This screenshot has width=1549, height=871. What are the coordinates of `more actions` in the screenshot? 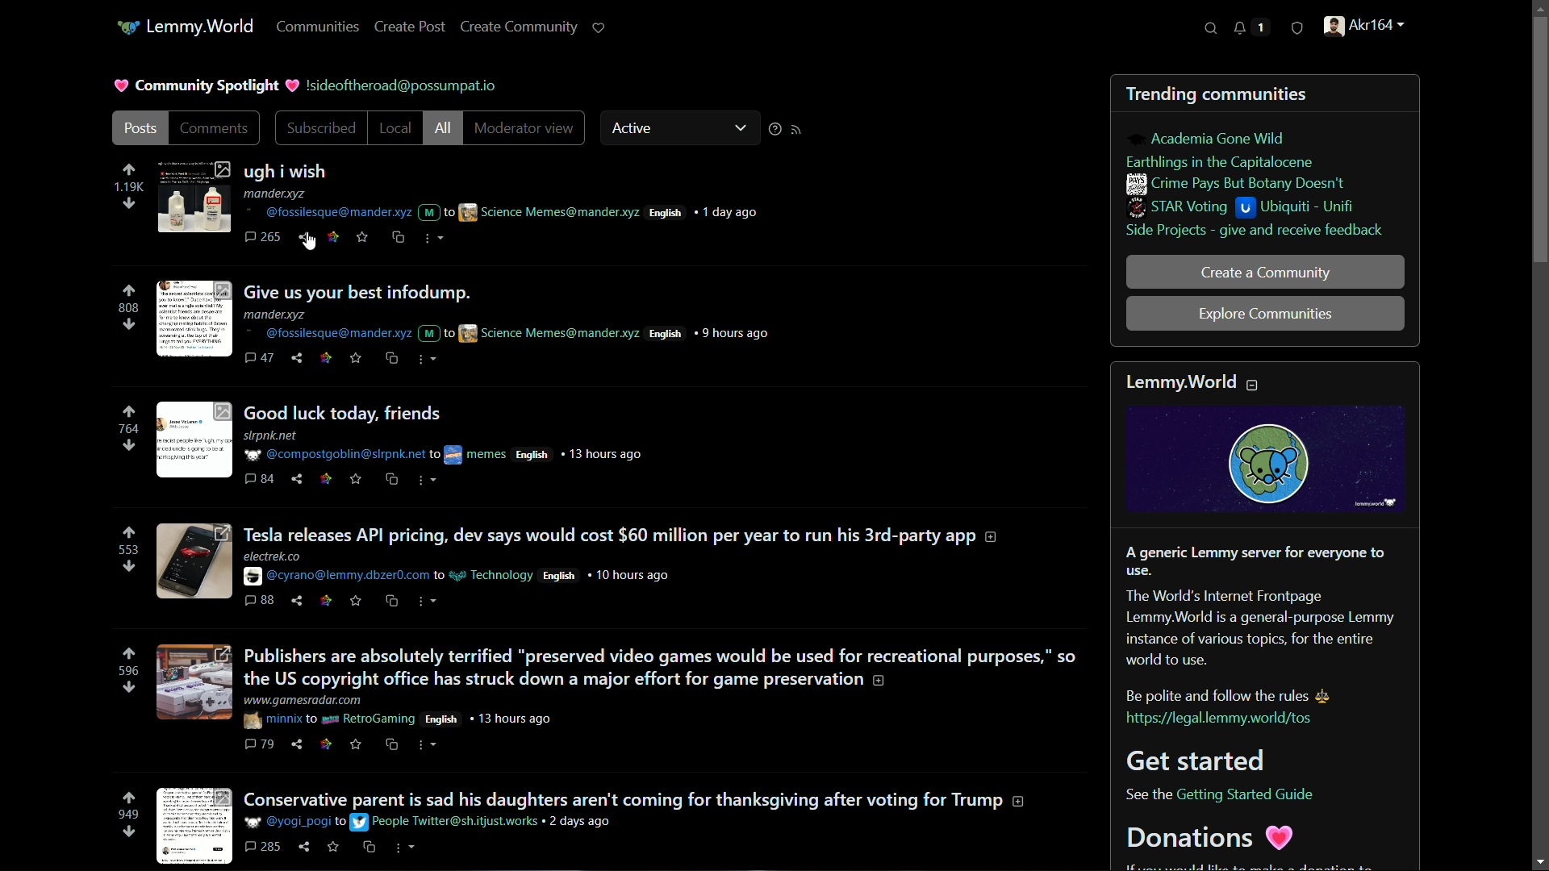 It's located at (431, 240).